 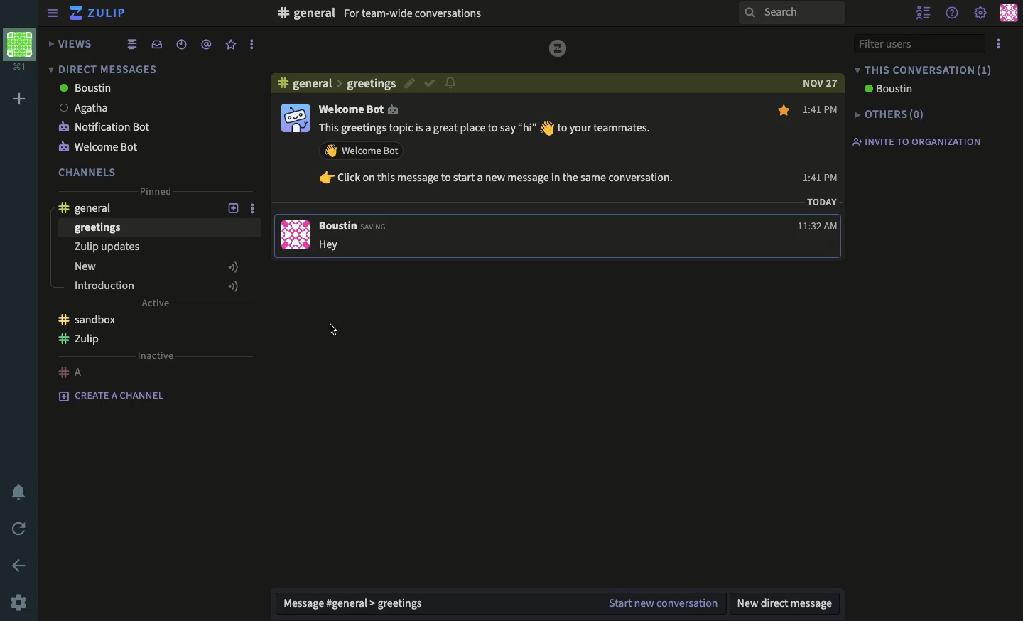 I want to click on workspace profile, so click(x=21, y=50).